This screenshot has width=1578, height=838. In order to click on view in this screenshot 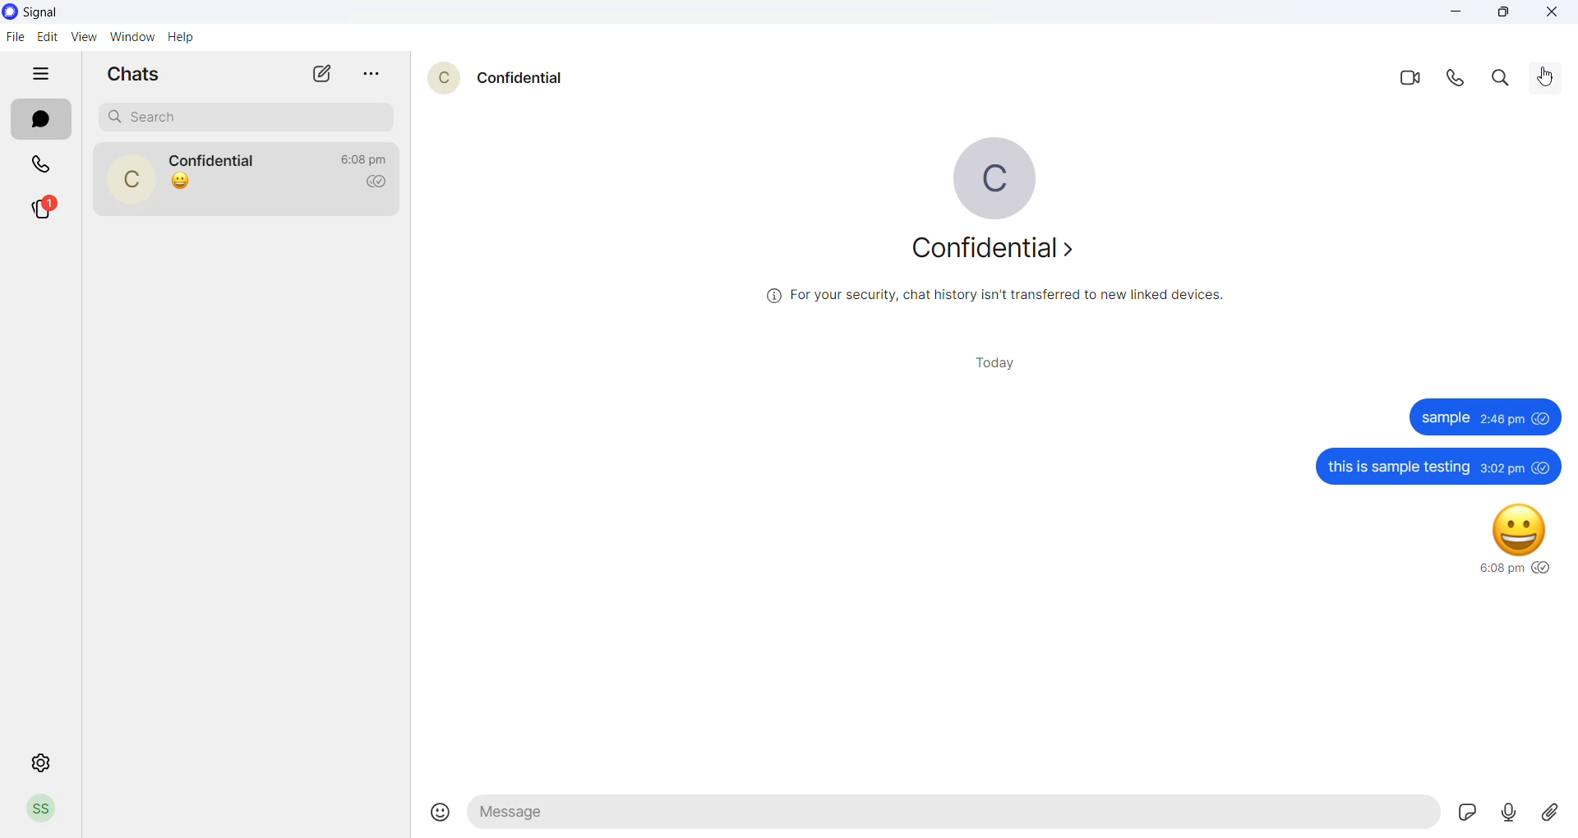, I will do `click(81, 36)`.